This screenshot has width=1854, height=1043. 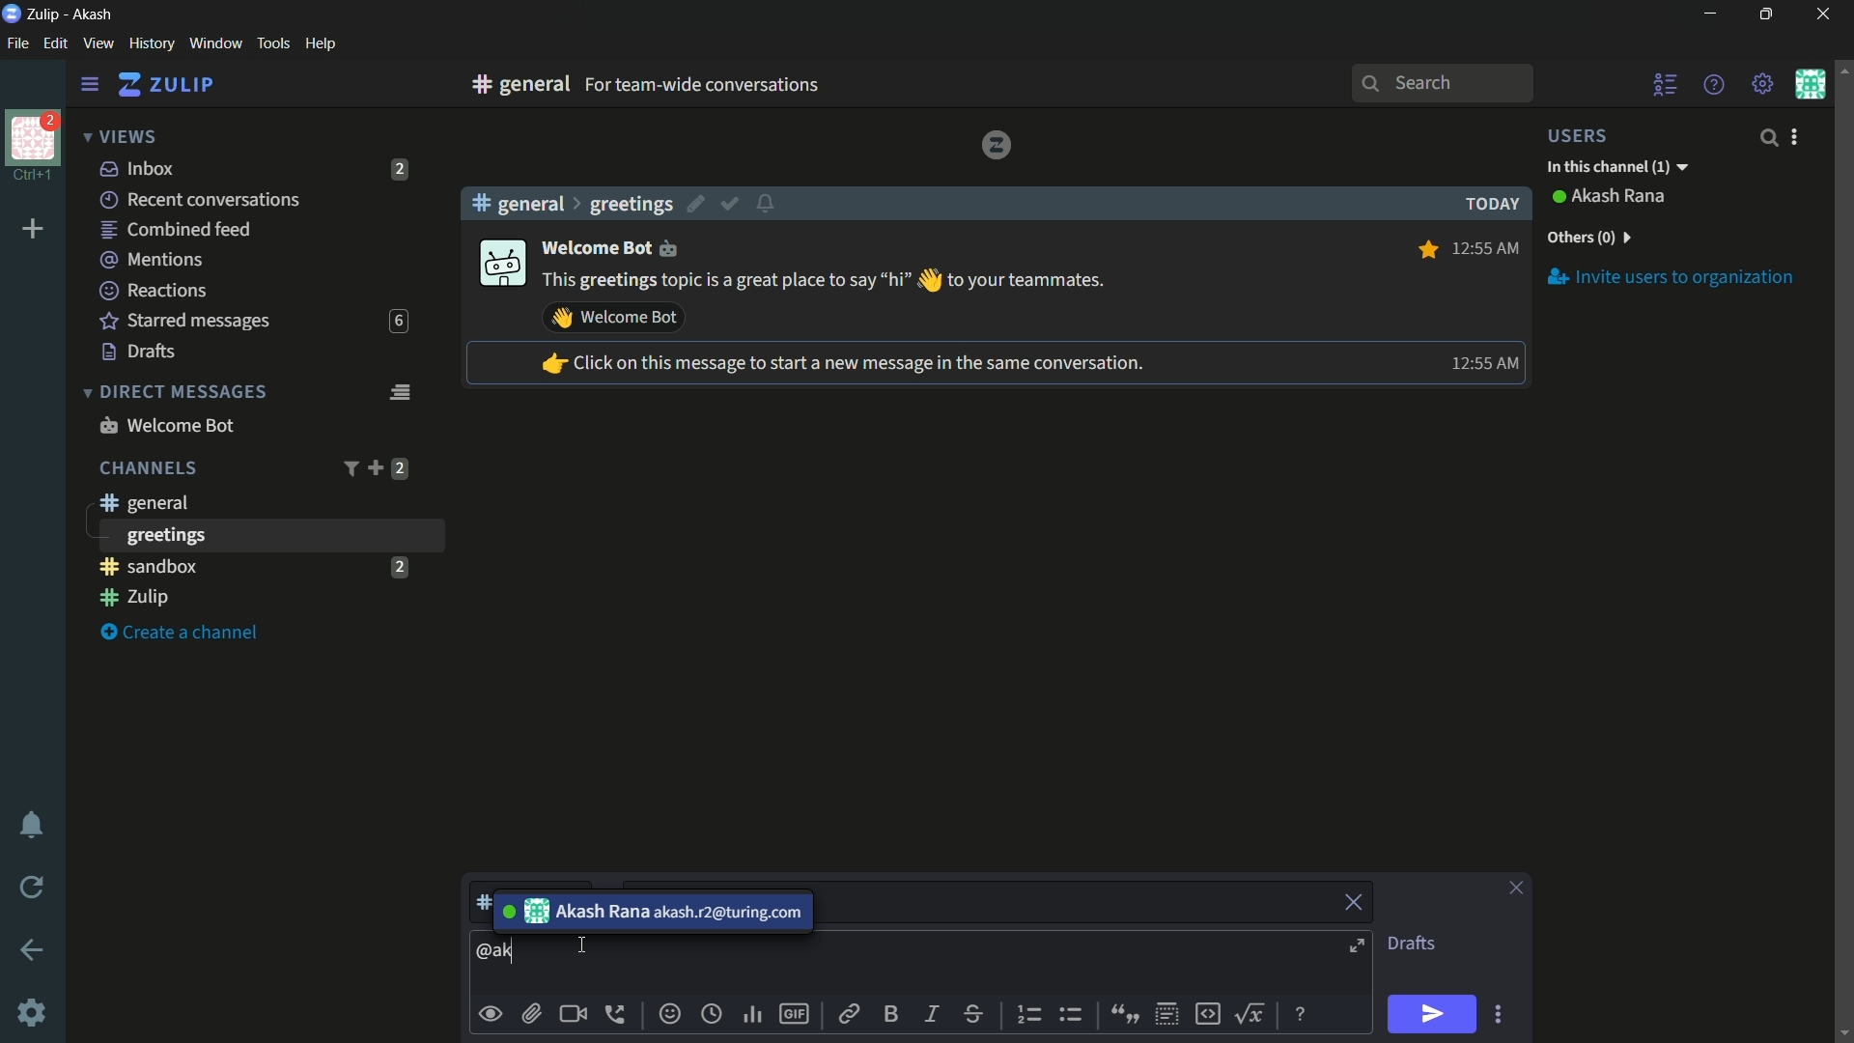 I want to click on 6 unread messages, so click(x=398, y=322).